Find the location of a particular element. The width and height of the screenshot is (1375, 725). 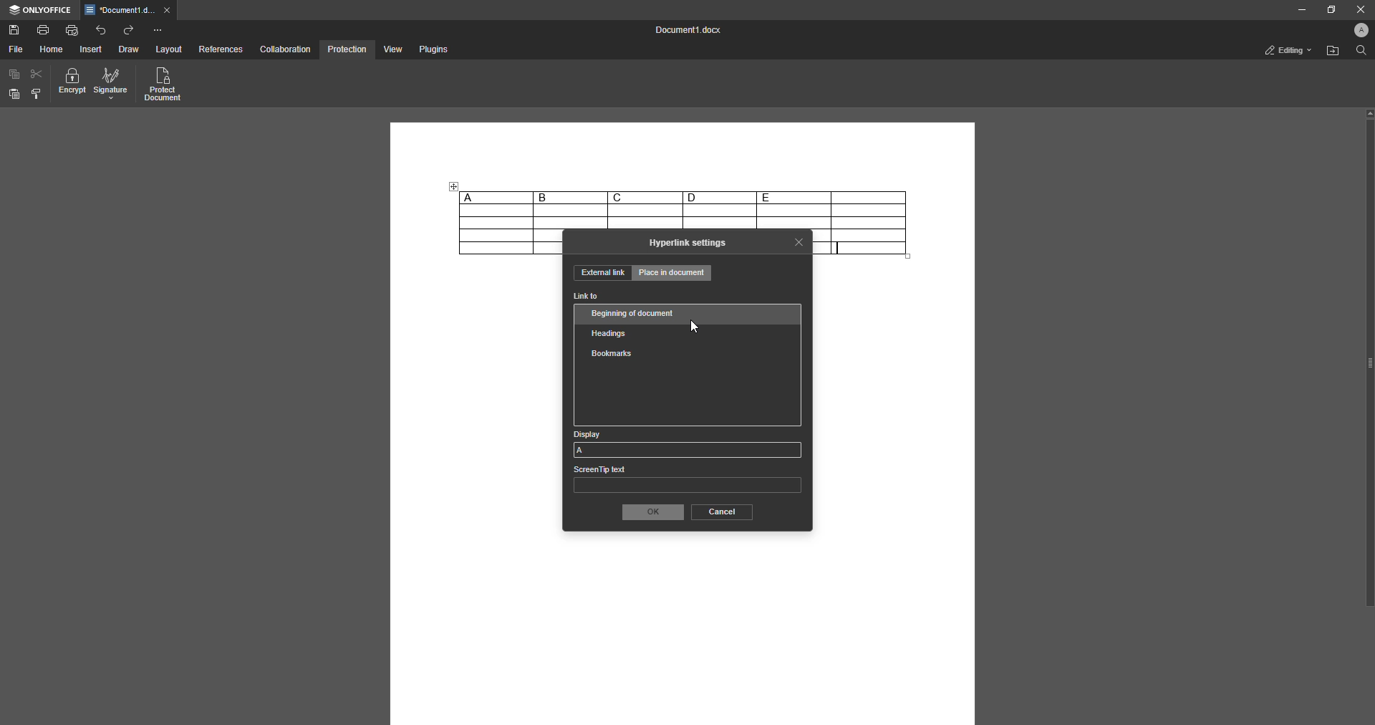

Display: A is located at coordinates (687, 443).